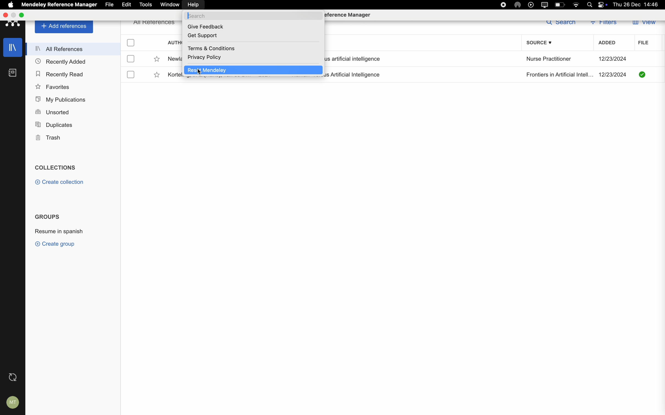 The height and width of the screenshot is (415, 665). What do you see at coordinates (109, 5) in the screenshot?
I see `file` at bounding box center [109, 5].